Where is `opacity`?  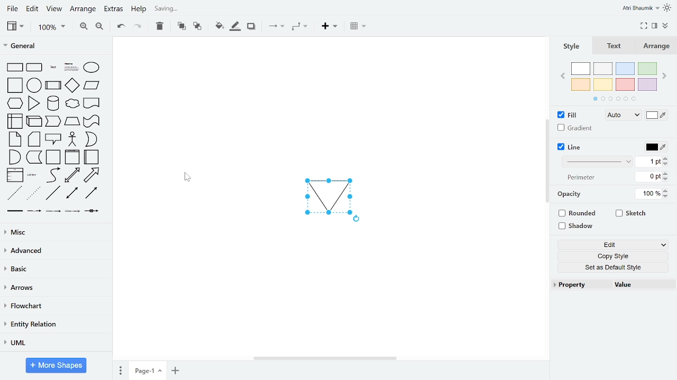
opacity is located at coordinates (571, 194).